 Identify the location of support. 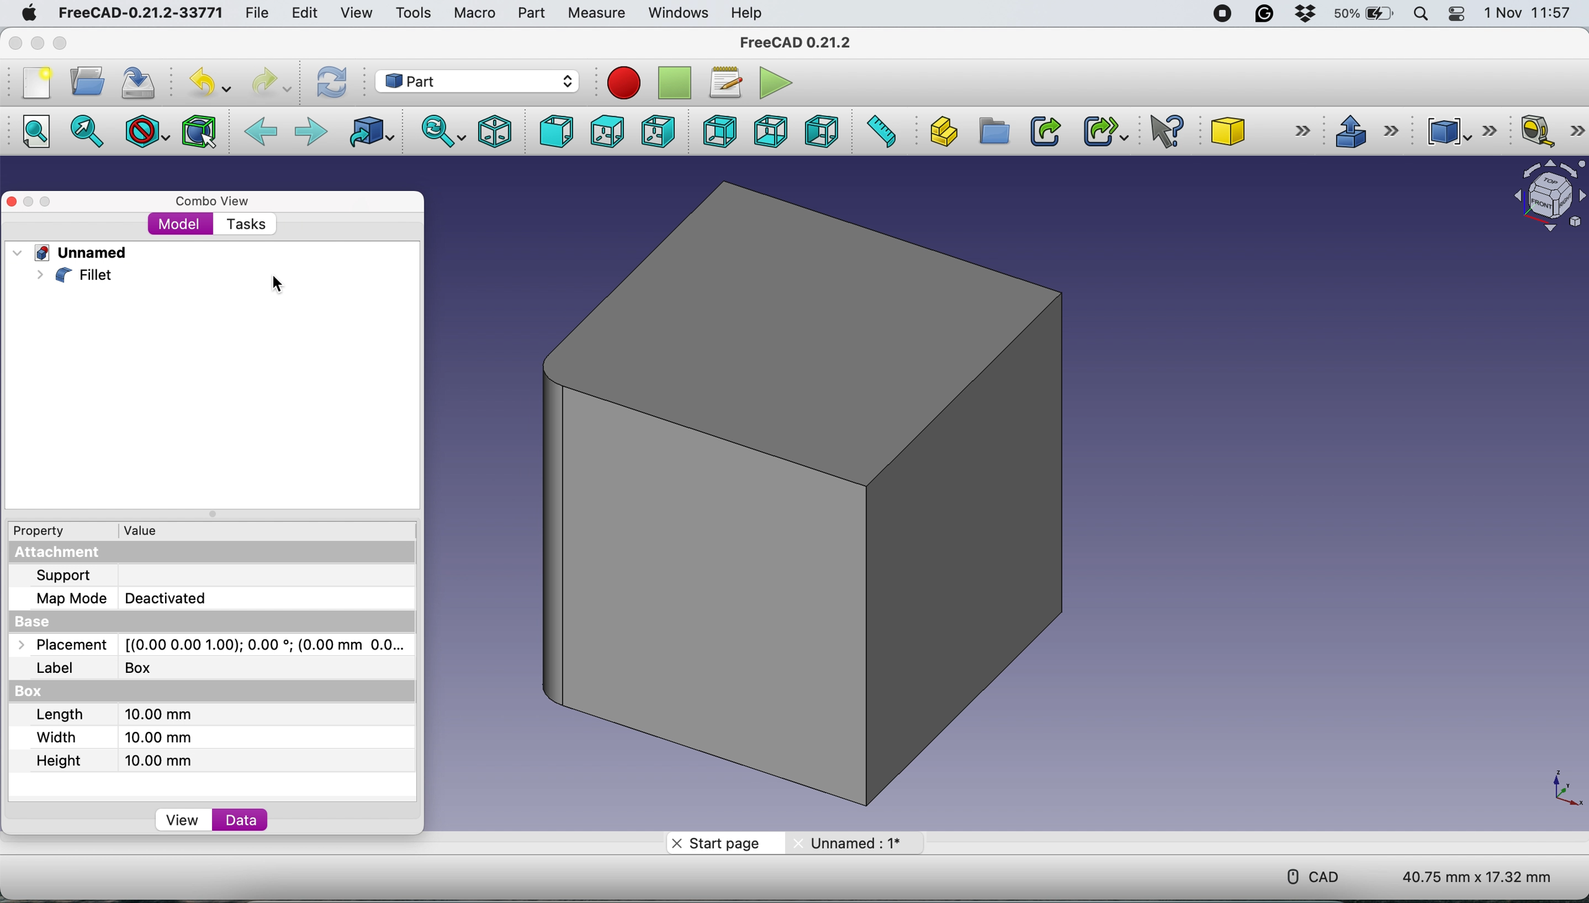
(70, 577).